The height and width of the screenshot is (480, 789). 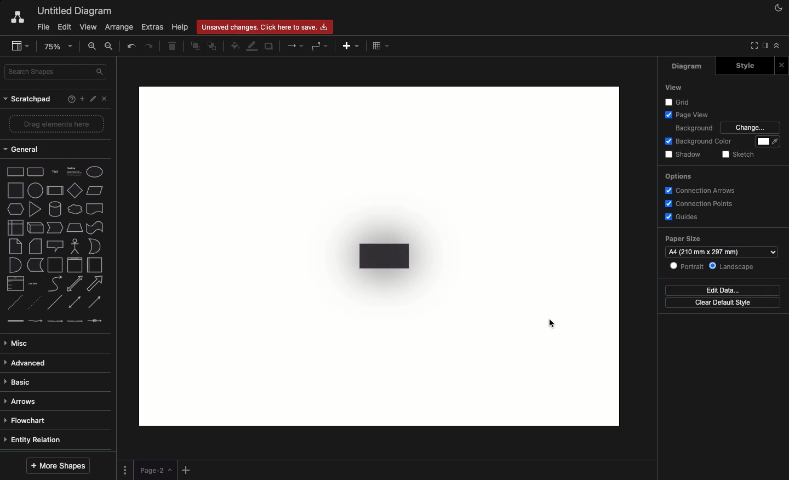 What do you see at coordinates (54, 303) in the screenshot?
I see `line` at bounding box center [54, 303].